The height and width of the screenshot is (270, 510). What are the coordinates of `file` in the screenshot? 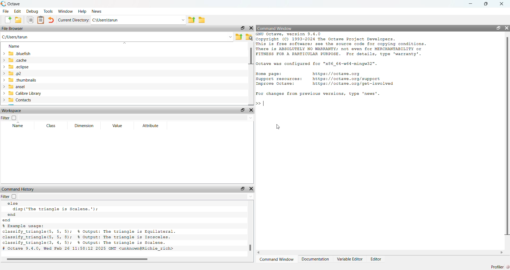 It's located at (5, 11).